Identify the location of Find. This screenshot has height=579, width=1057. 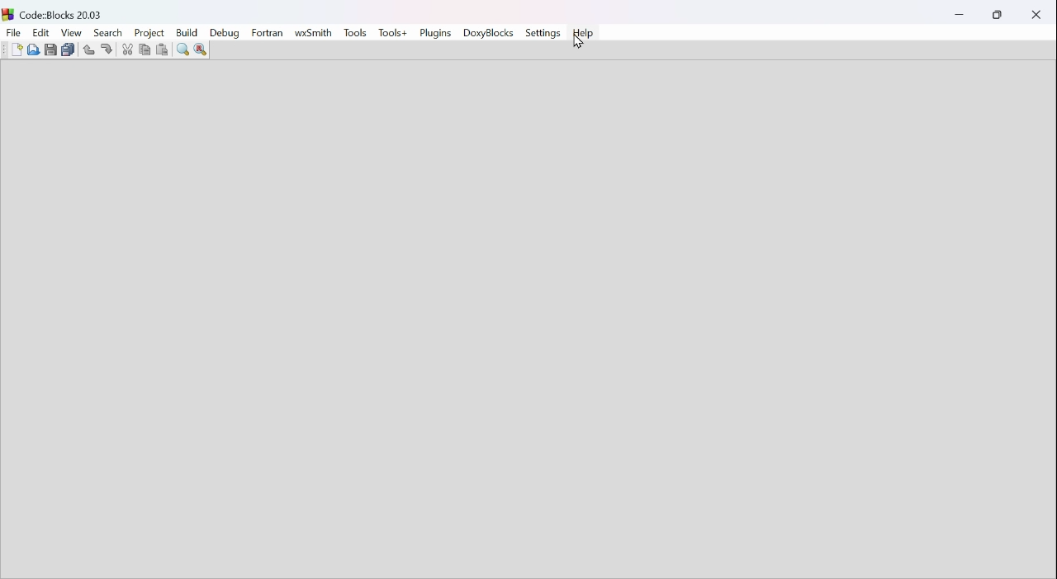
(180, 49).